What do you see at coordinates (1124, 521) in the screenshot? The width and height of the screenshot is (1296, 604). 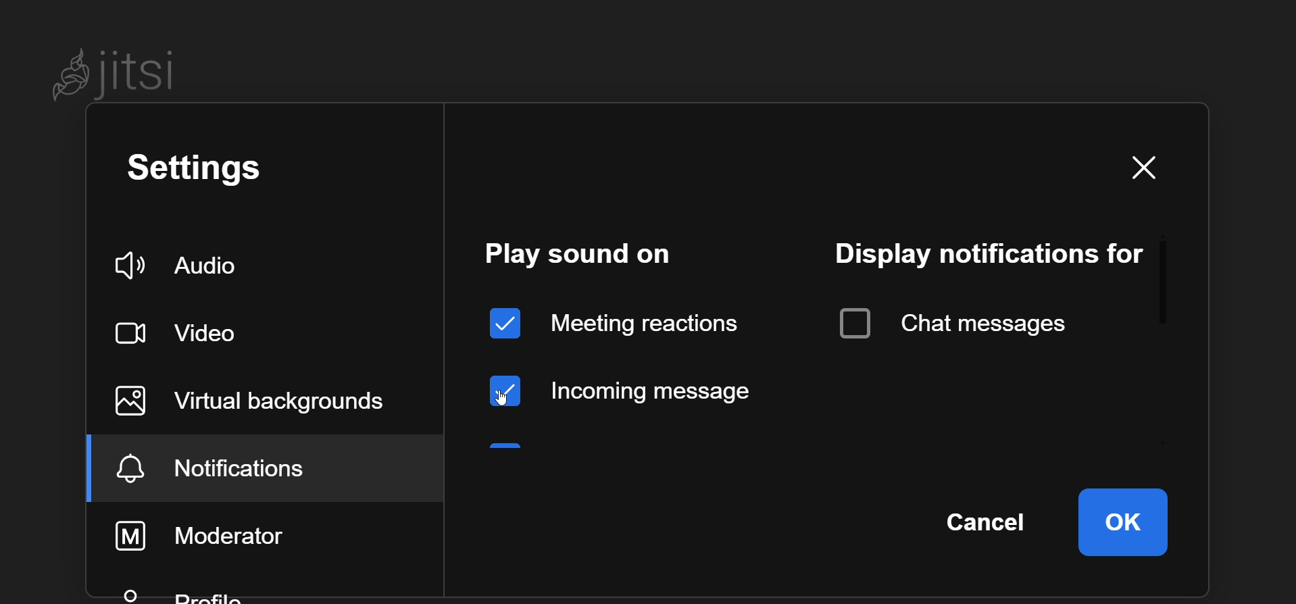 I see `ok` at bounding box center [1124, 521].